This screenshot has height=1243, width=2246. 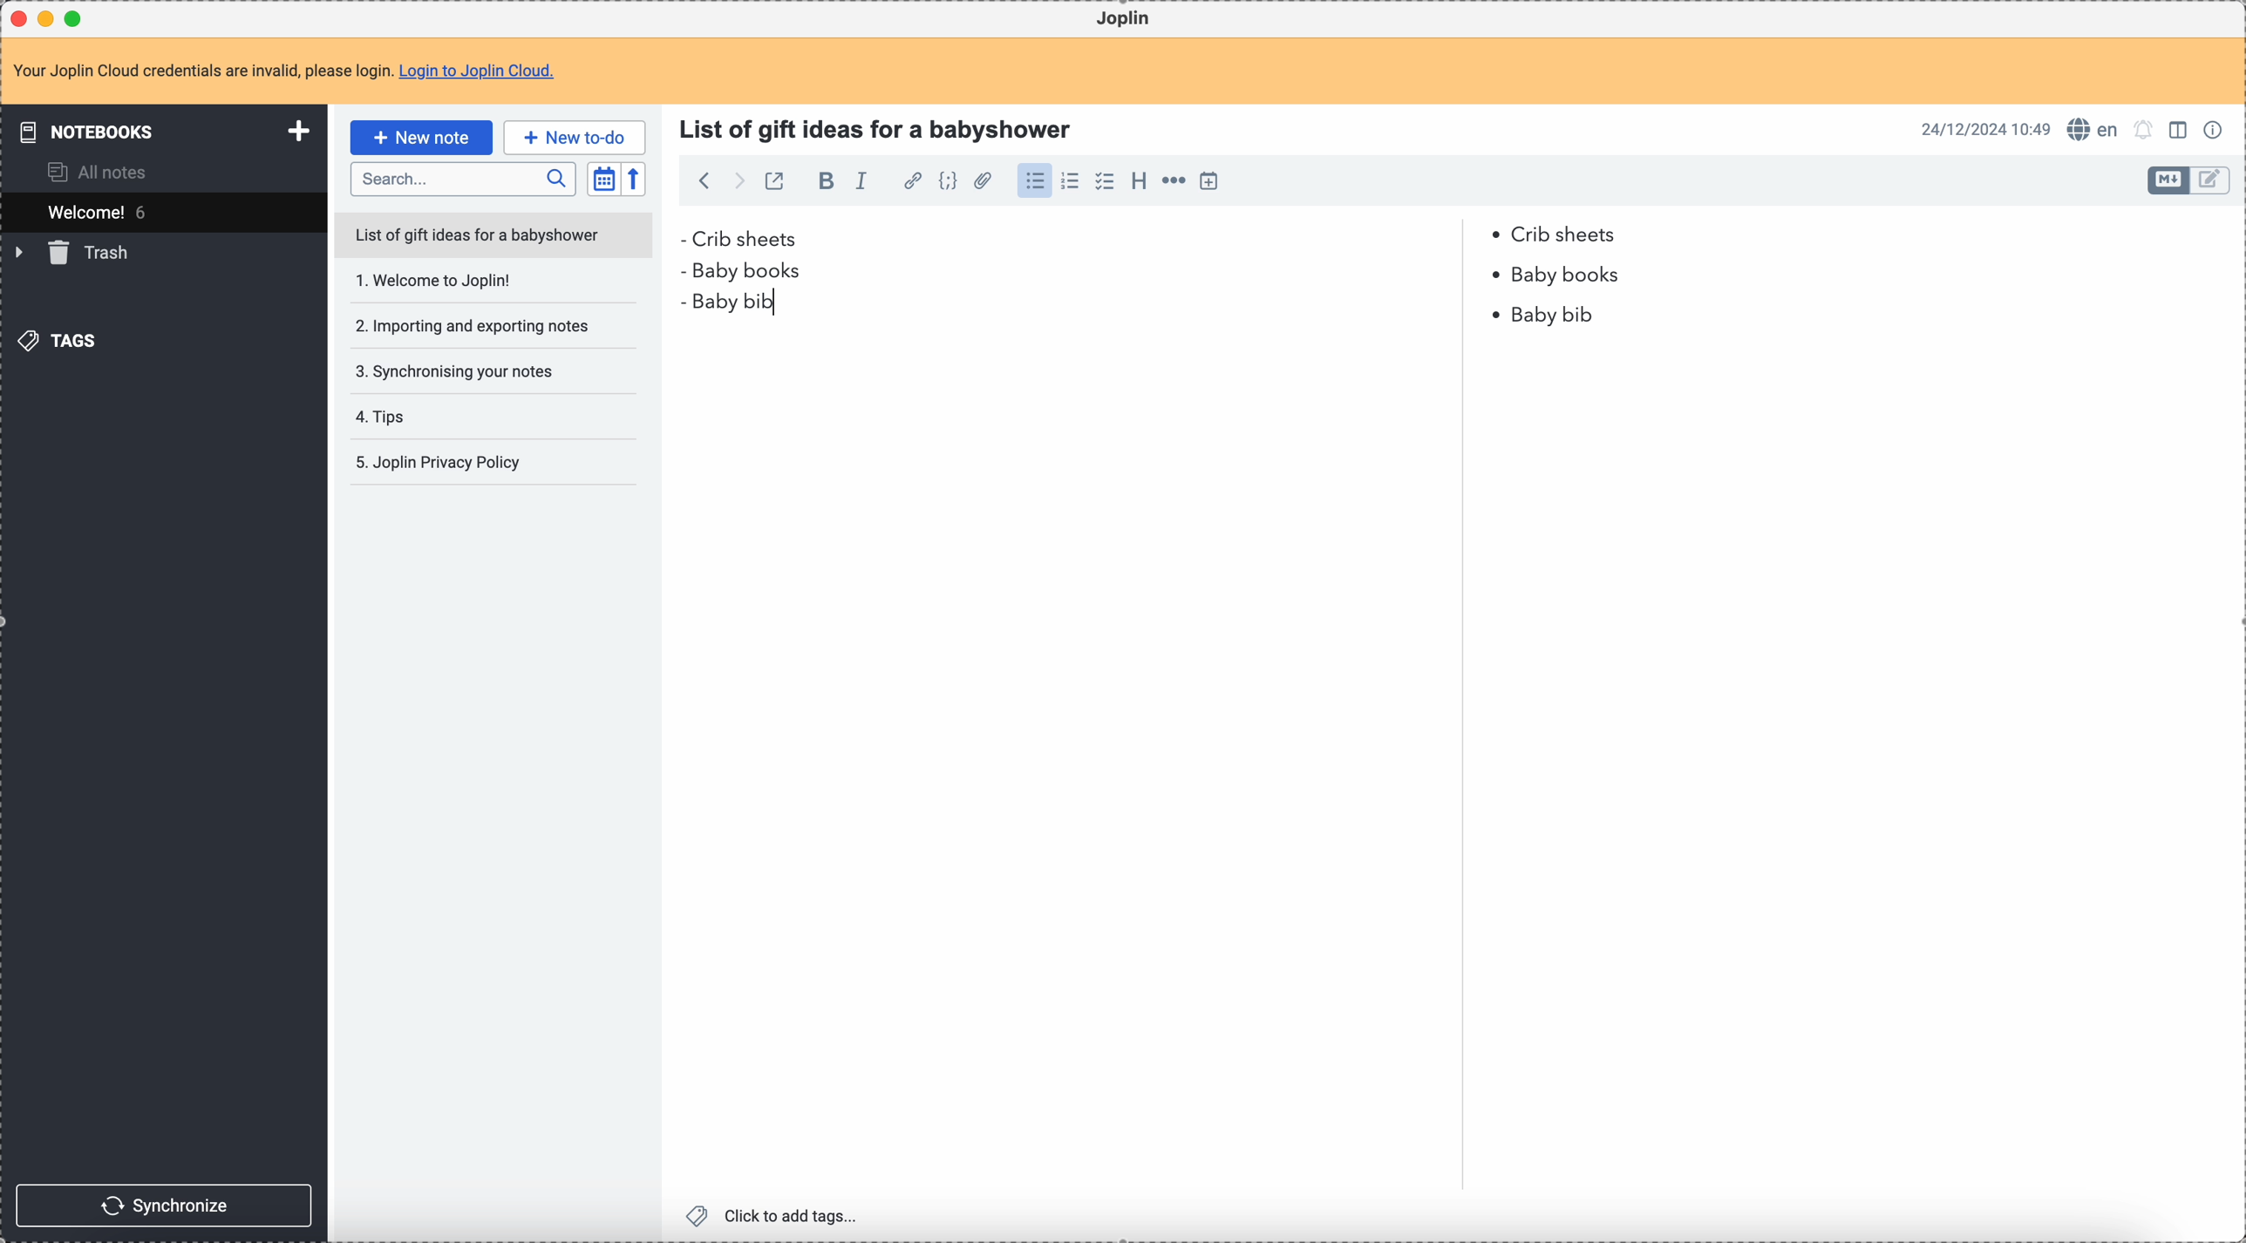 What do you see at coordinates (706, 180) in the screenshot?
I see `back` at bounding box center [706, 180].